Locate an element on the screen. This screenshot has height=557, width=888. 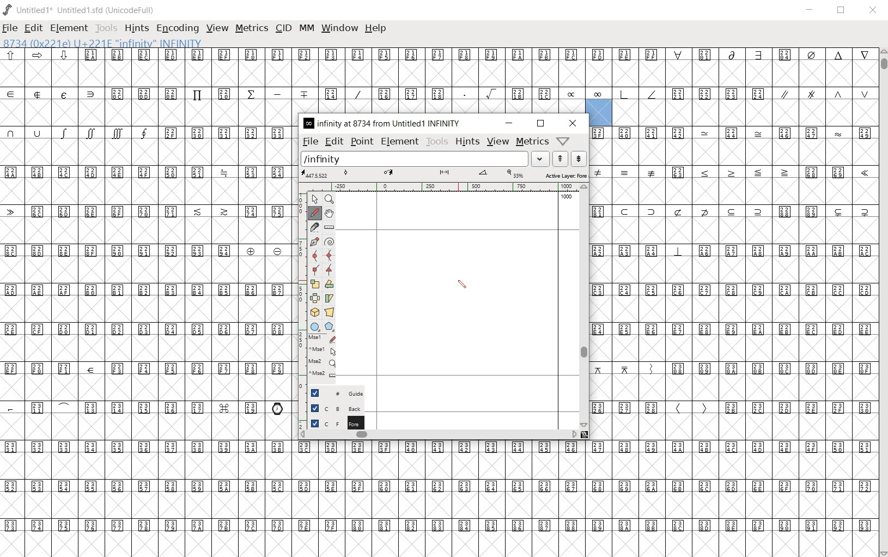
Unicode code points is located at coordinates (828, 172).